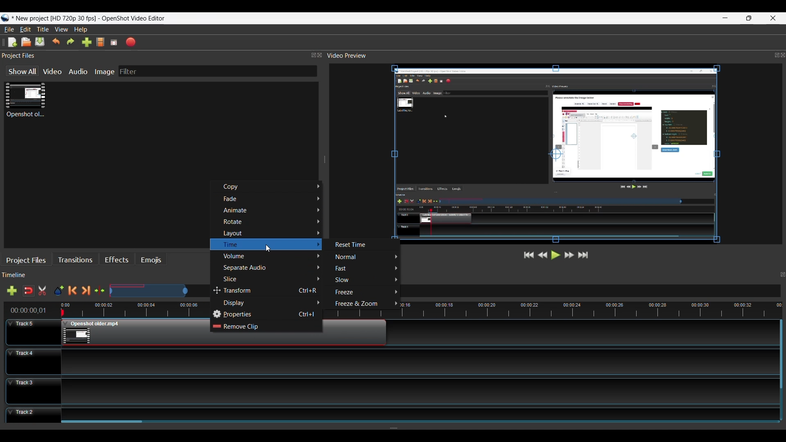 This screenshot has width=786, height=442. Describe the element at coordinates (137, 18) in the screenshot. I see `OpenShot video editor` at that location.